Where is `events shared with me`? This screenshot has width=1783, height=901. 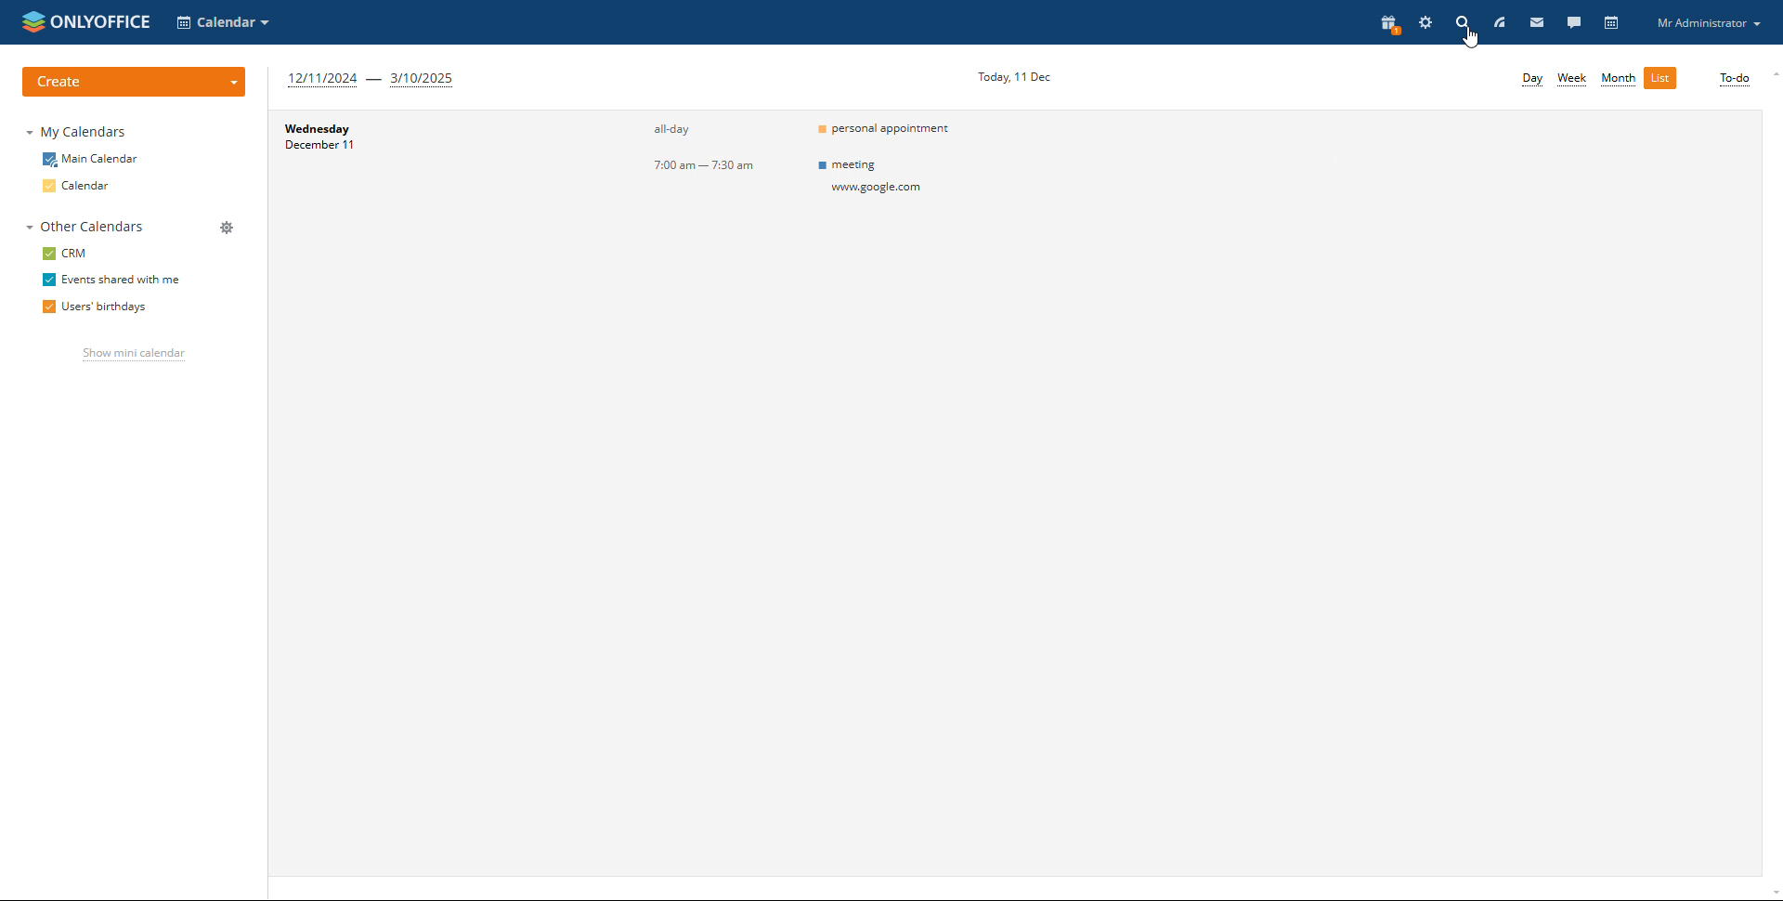
events shared with me is located at coordinates (112, 280).